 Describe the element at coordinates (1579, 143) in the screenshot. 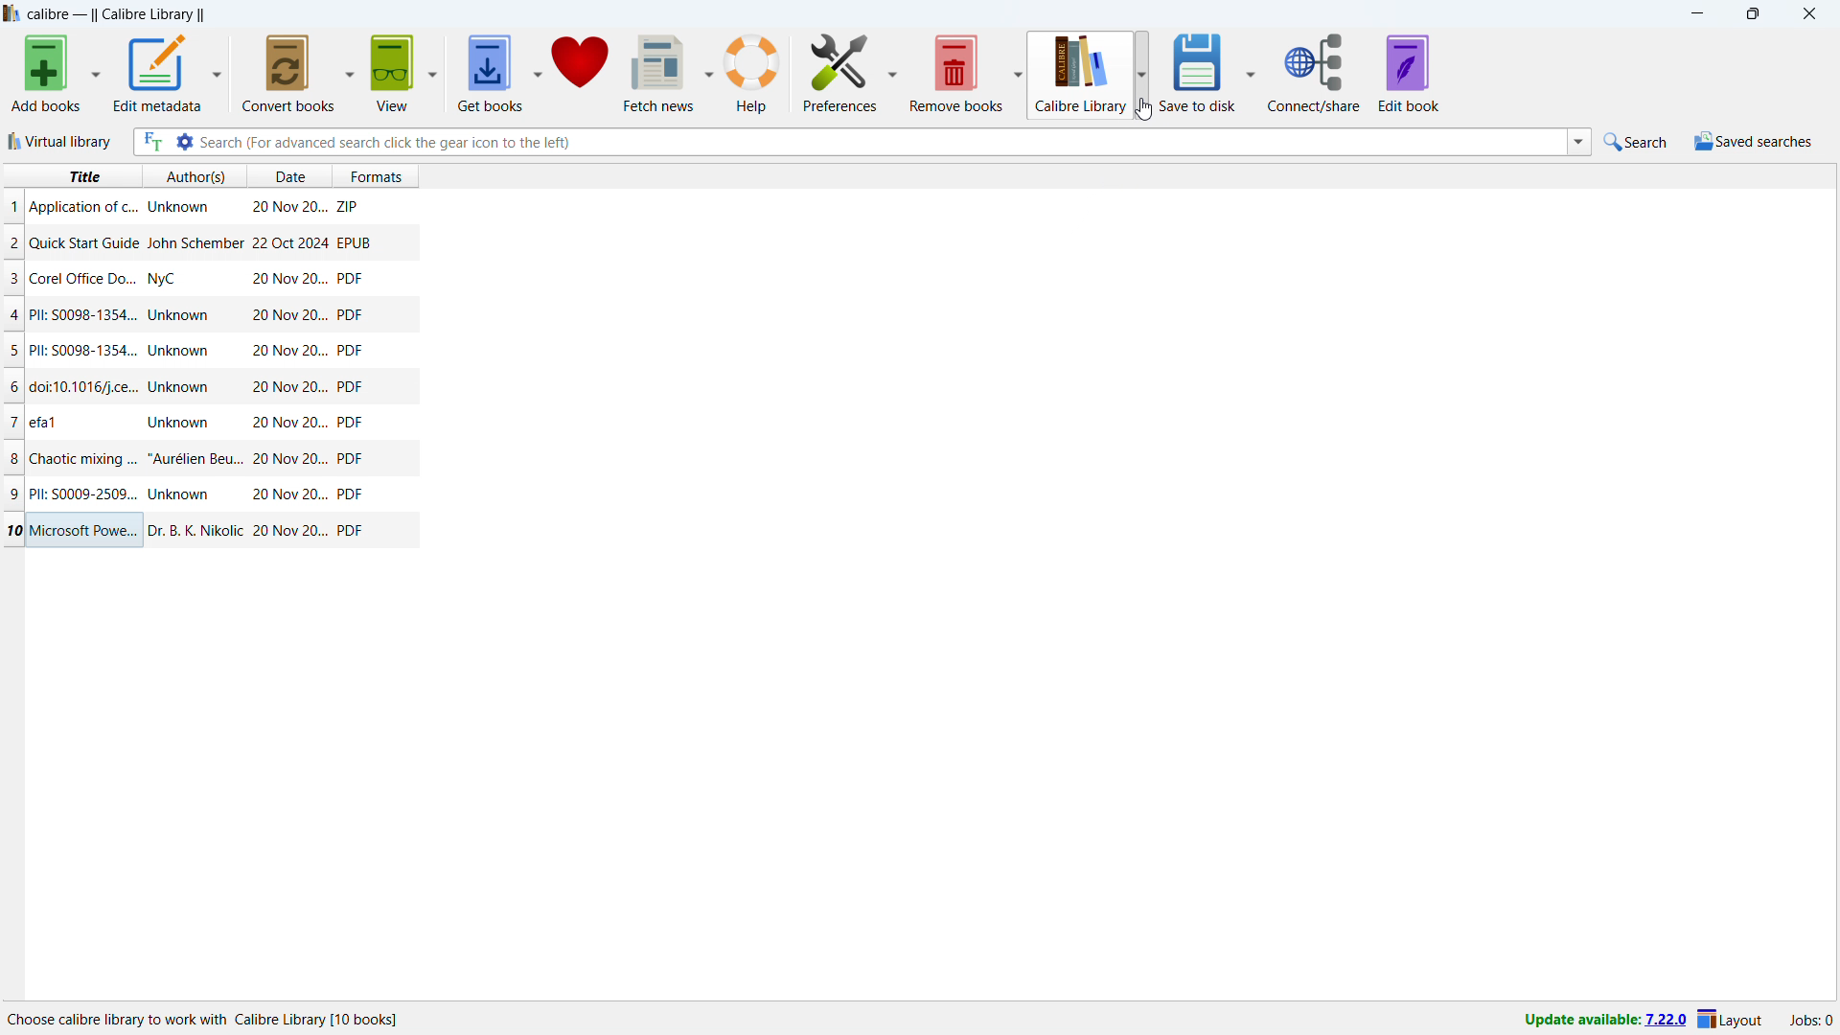

I see `search history` at that location.